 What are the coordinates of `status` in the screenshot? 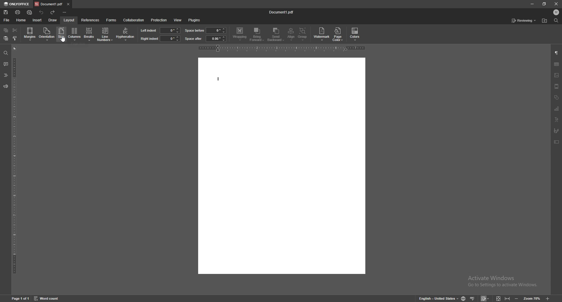 It's located at (524, 20).